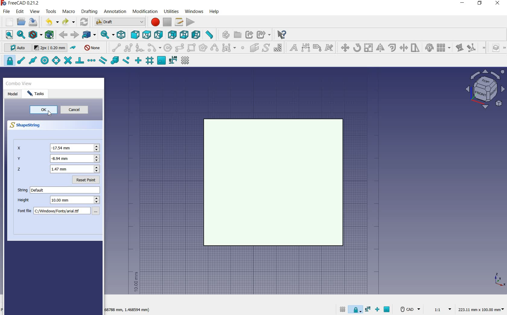 This screenshot has height=315, width=507. Describe the element at coordinates (21, 35) in the screenshot. I see `fit selection` at that location.